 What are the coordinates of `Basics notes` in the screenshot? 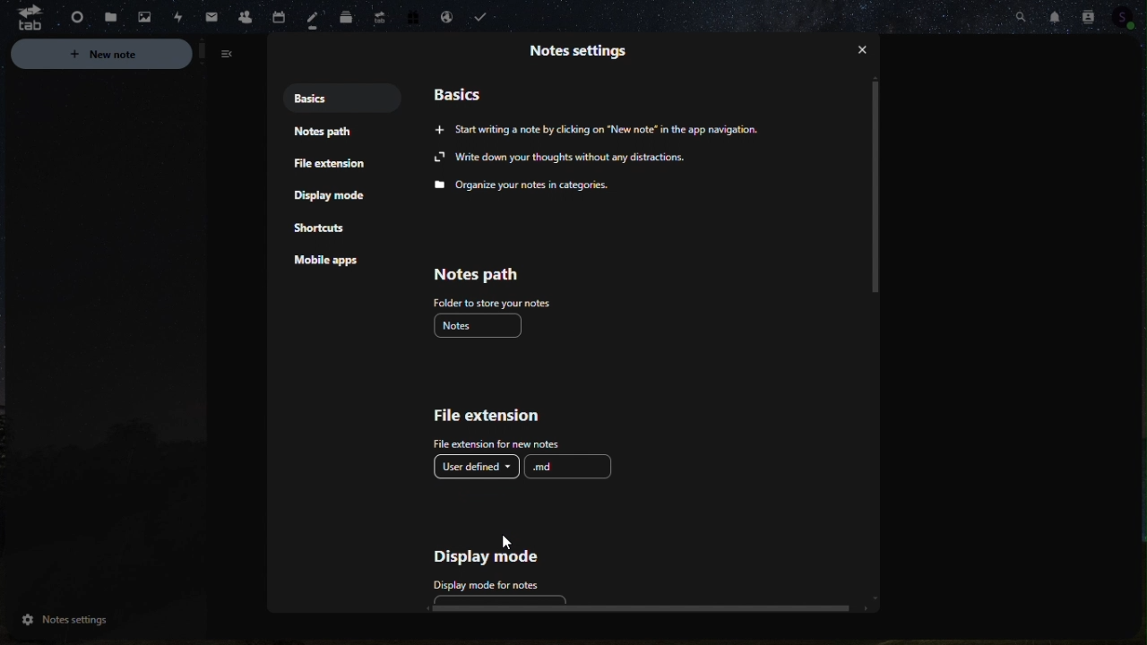 It's located at (320, 97).